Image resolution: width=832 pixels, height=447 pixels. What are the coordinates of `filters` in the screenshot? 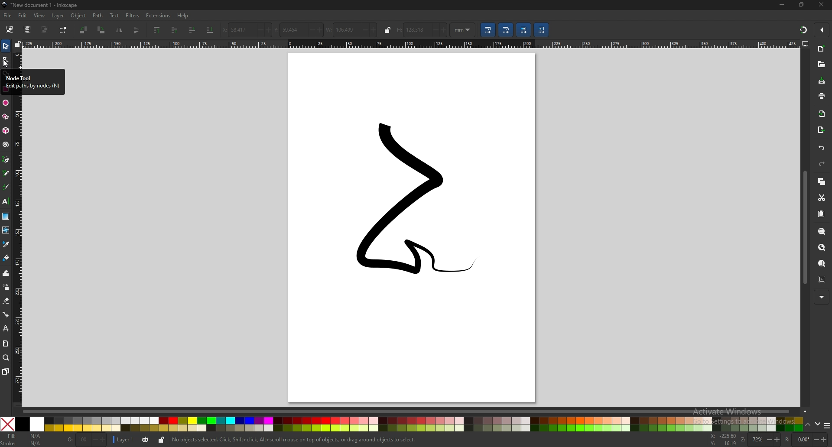 It's located at (133, 16).